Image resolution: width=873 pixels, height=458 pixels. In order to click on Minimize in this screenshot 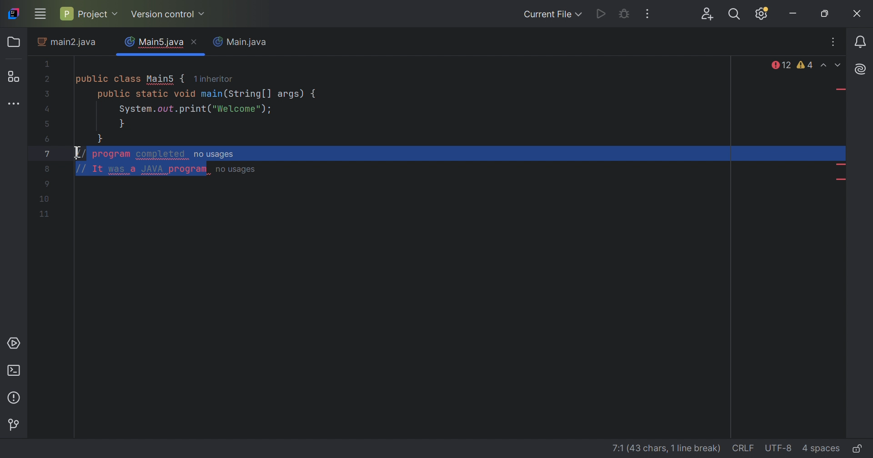, I will do `click(793, 16)`.